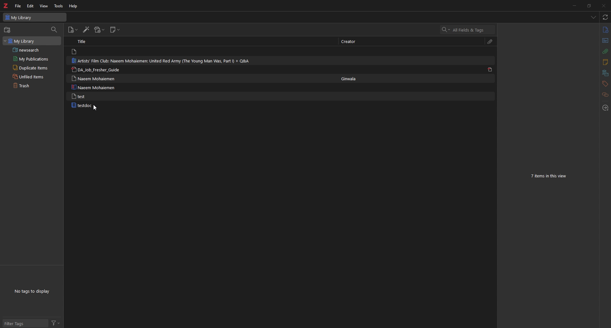 Image resolution: width=611 pixels, height=328 pixels. I want to click on tools, so click(59, 6).